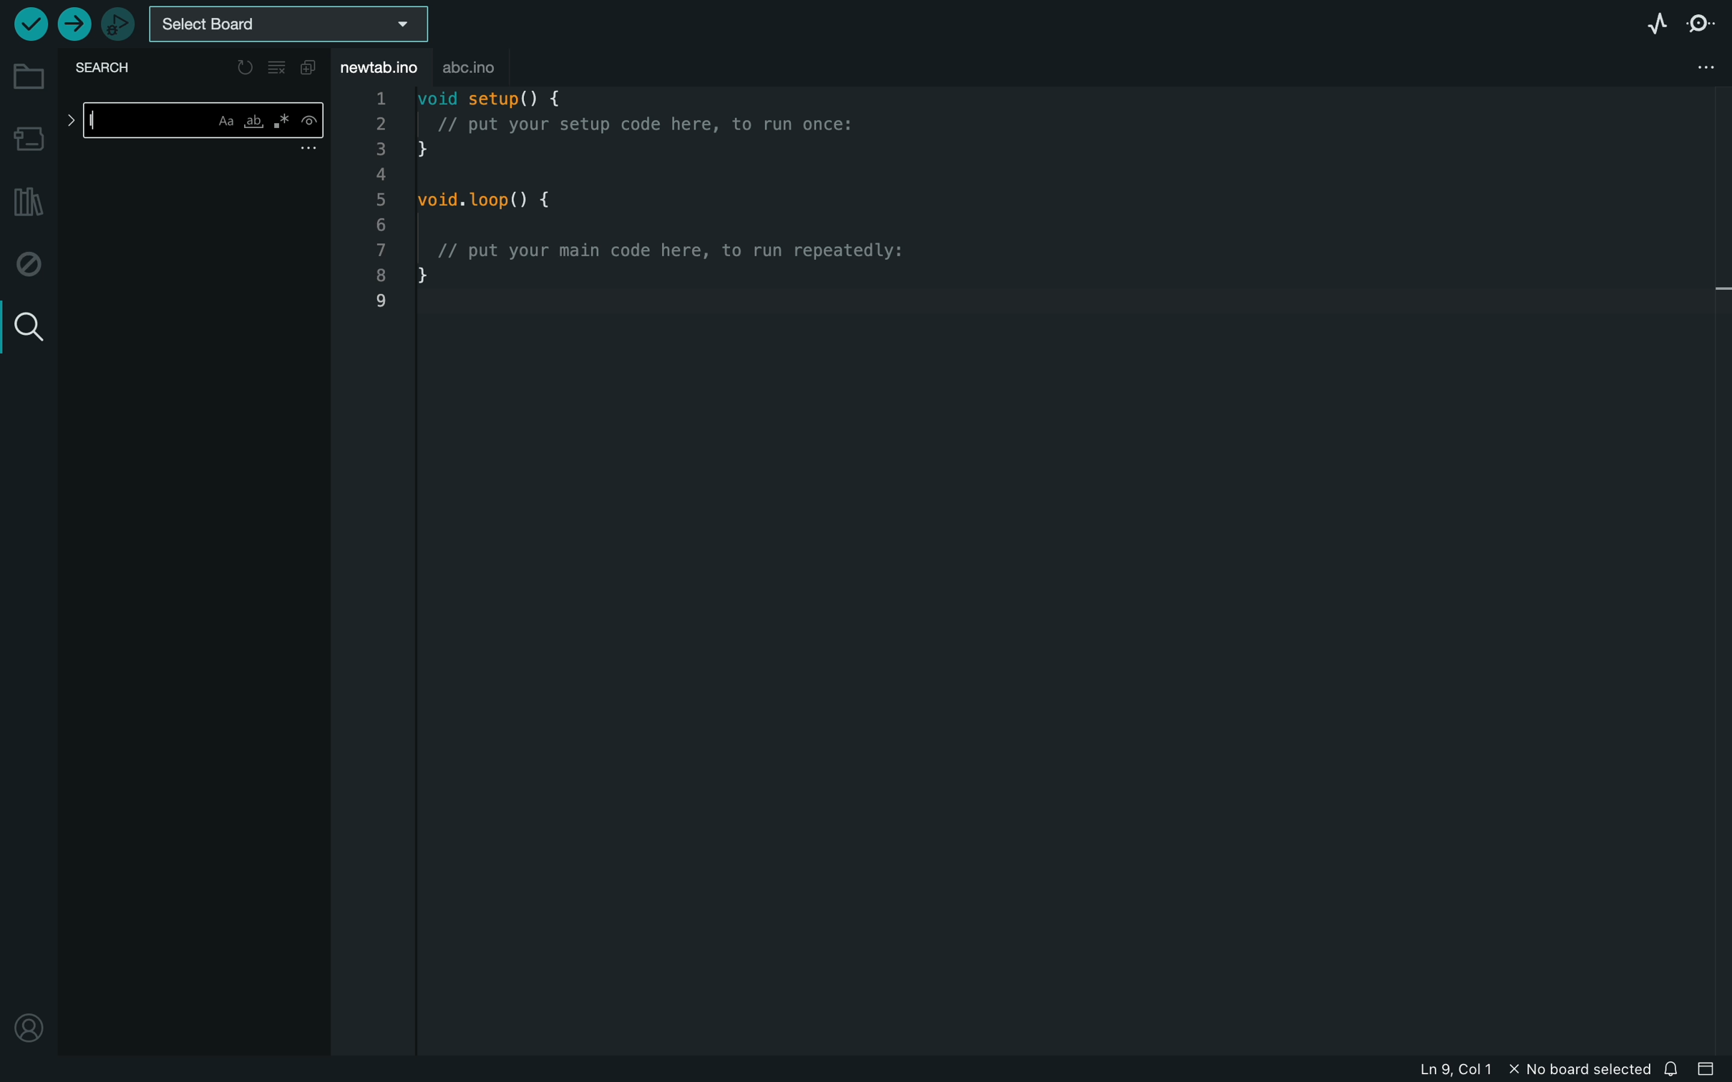 This screenshot has height=1082, width=1732. What do you see at coordinates (1688, 68) in the screenshot?
I see `file setting` at bounding box center [1688, 68].